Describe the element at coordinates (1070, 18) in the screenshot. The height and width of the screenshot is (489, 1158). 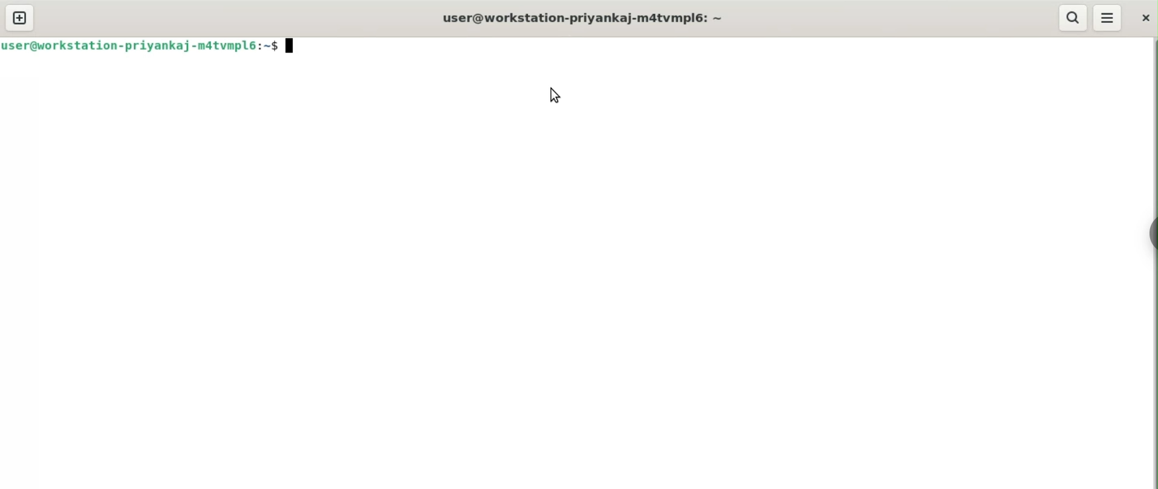
I see `search` at that location.